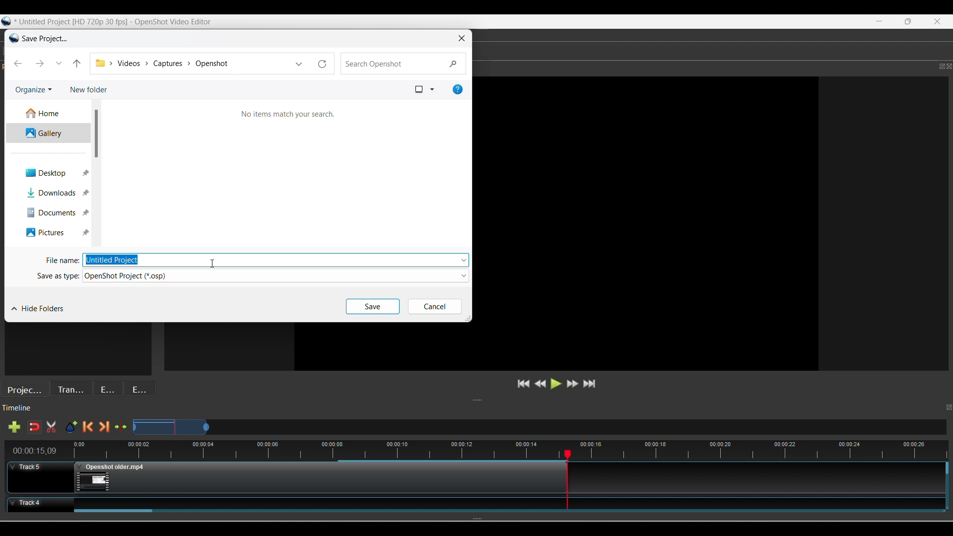 This screenshot has width=953, height=536. What do you see at coordinates (40, 477) in the screenshot?
I see `Track Header for track 5` at bounding box center [40, 477].